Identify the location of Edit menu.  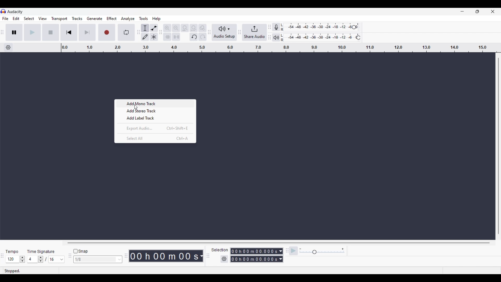
(16, 19).